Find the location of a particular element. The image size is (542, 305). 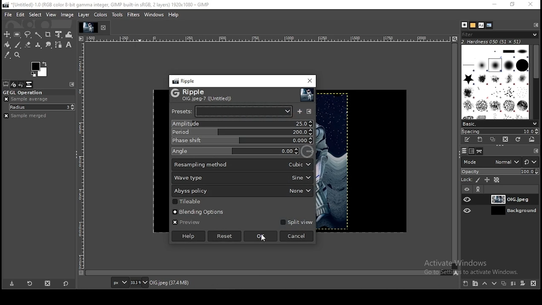

spacing is located at coordinates (500, 131).